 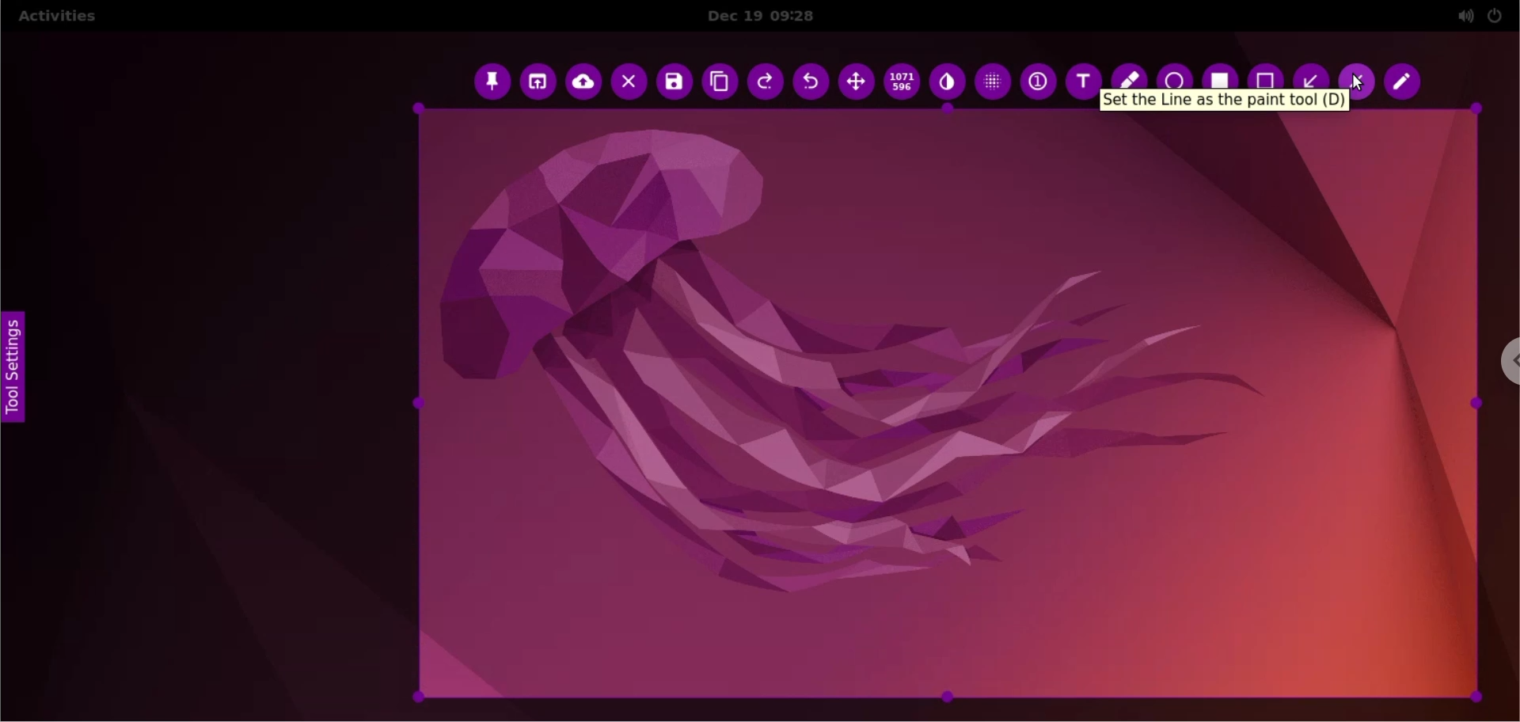 What do you see at coordinates (1361, 82) in the screenshot?
I see `cursor` at bounding box center [1361, 82].